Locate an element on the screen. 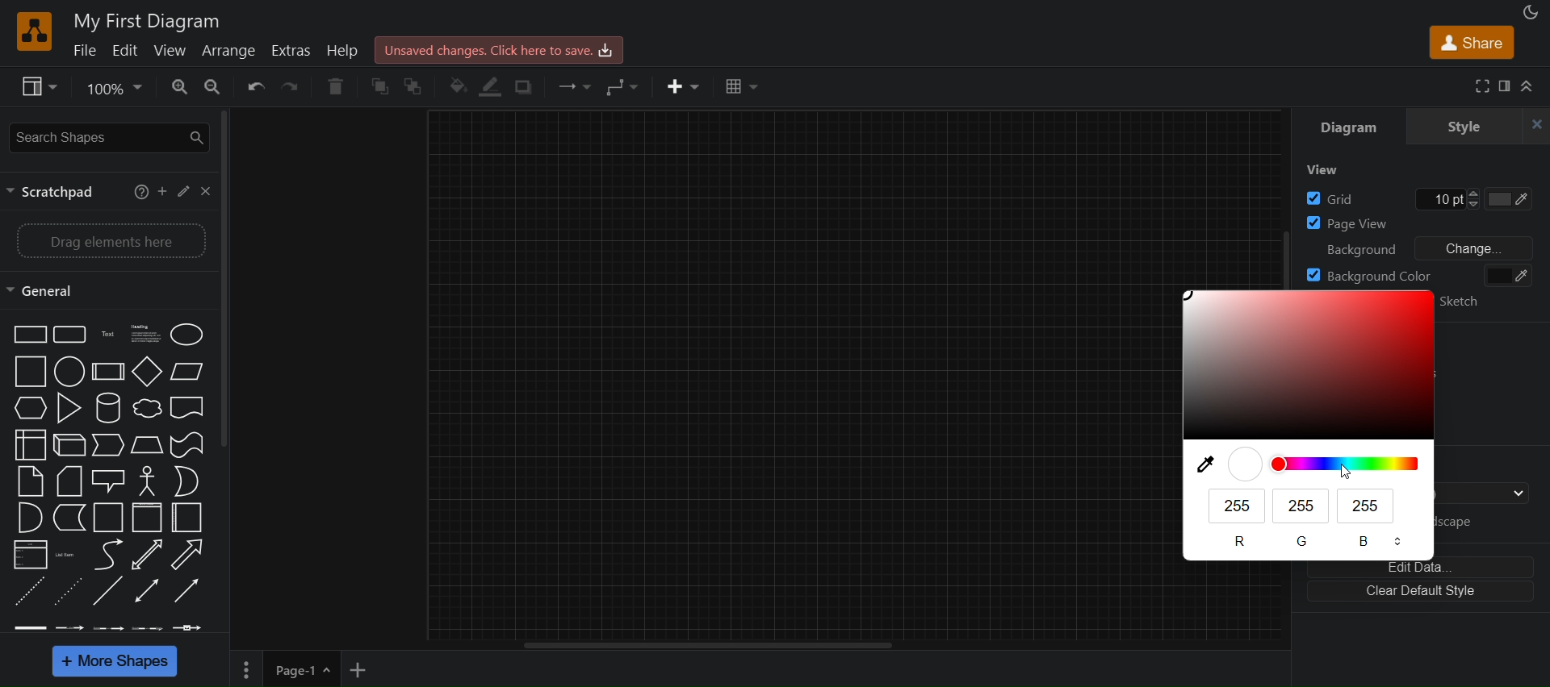 The width and height of the screenshot is (1550, 687). drop down is located at coordinates (1524, 494).